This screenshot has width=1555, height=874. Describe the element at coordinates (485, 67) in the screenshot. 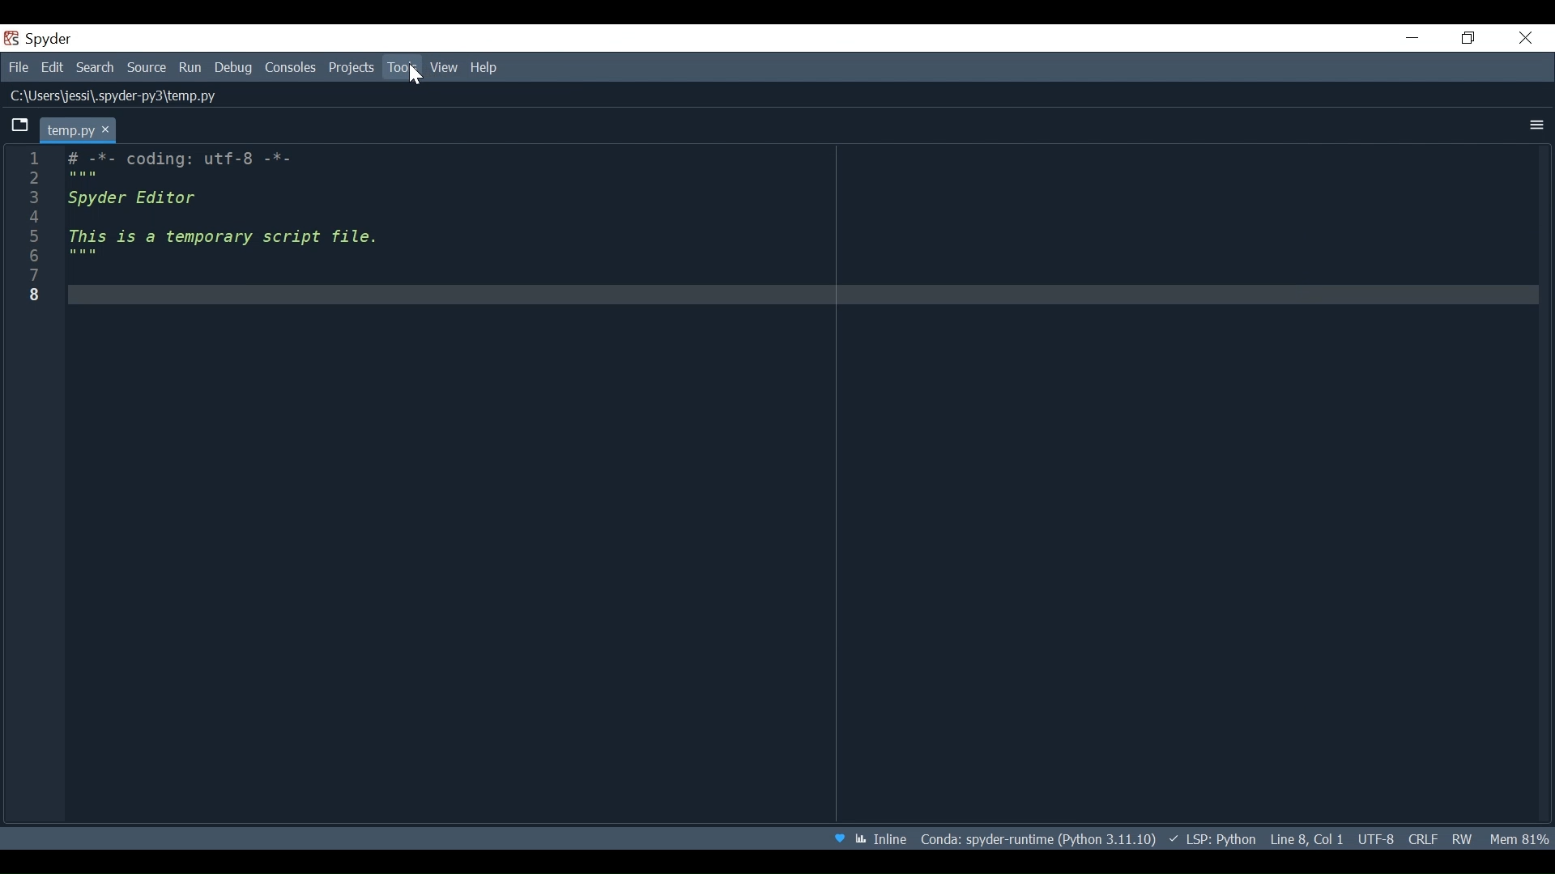

I see `Help` at that location.